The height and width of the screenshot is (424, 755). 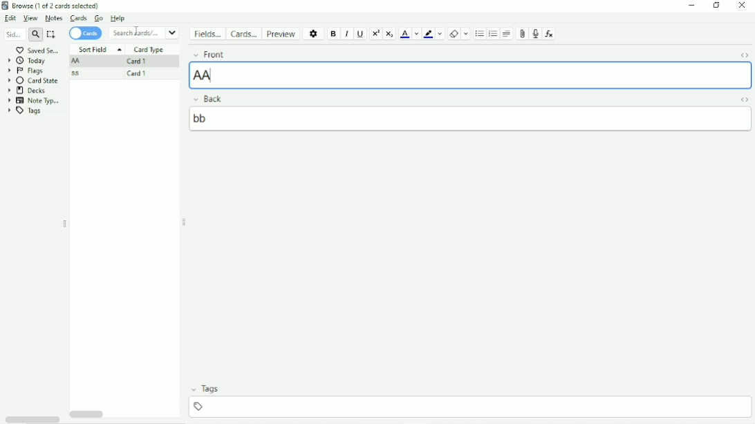 I want to click on Preview, so click(x=284, y=34).